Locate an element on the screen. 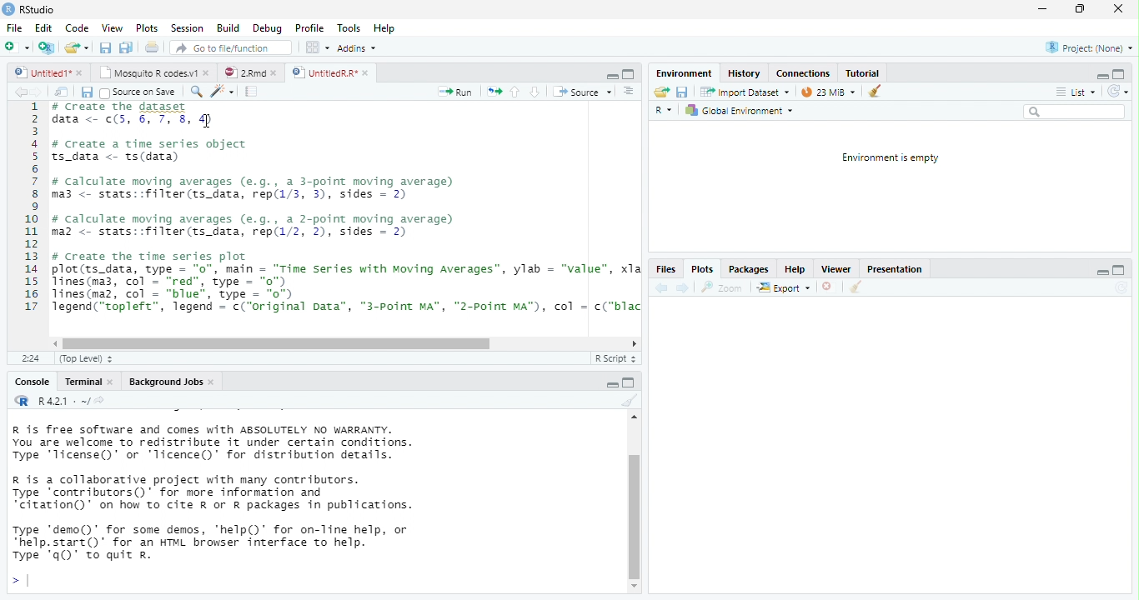 The height and width of the screenshot is (600, 1139). save current document is located at coordinates (683, 92).